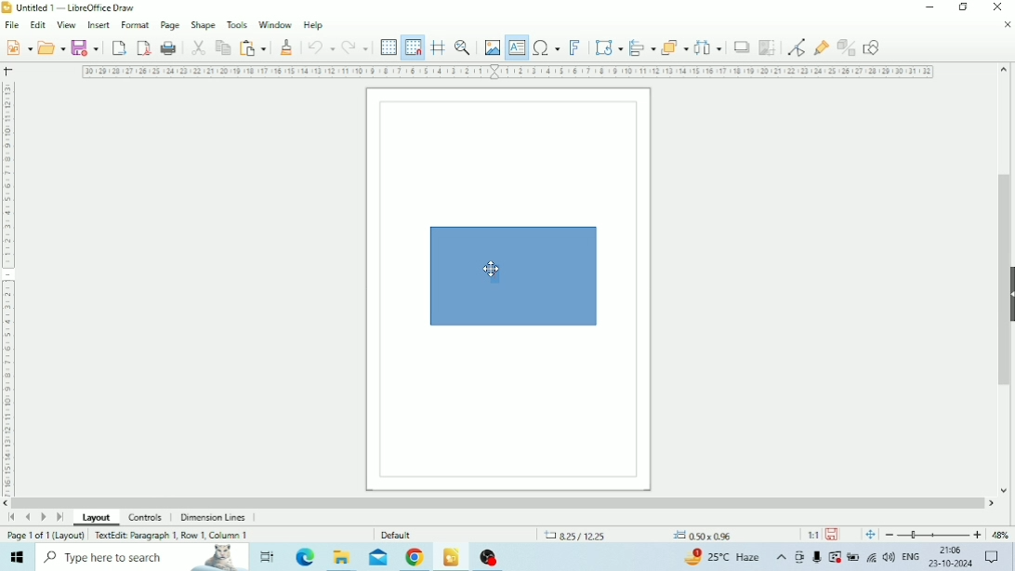  Describe the element at coordinates (463, 48) in the screenshot. I see `Zoom & Pan` at that location.